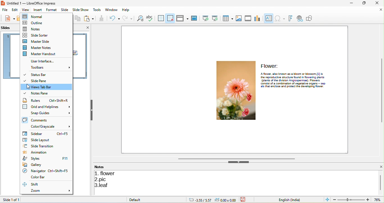 This screenshot has width=384, height=203. What do you see at coordinates (50, 127) in the screenshot?
I see `color/grayscale` at bounding box center [50, 127].